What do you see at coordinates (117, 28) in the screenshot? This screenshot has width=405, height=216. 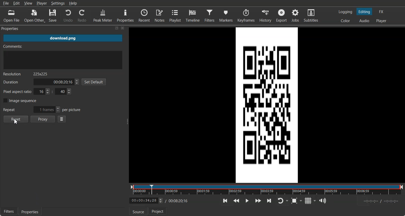 I see `Maximize` at bounding box center [117, 28].